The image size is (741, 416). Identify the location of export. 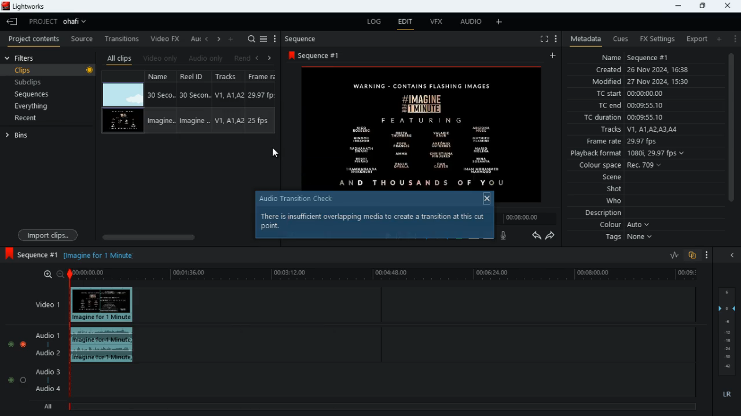
(694, 39).